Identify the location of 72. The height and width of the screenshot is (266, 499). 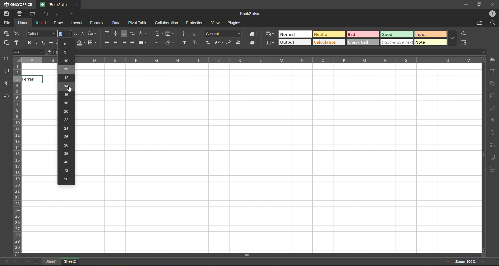
(67, 170).